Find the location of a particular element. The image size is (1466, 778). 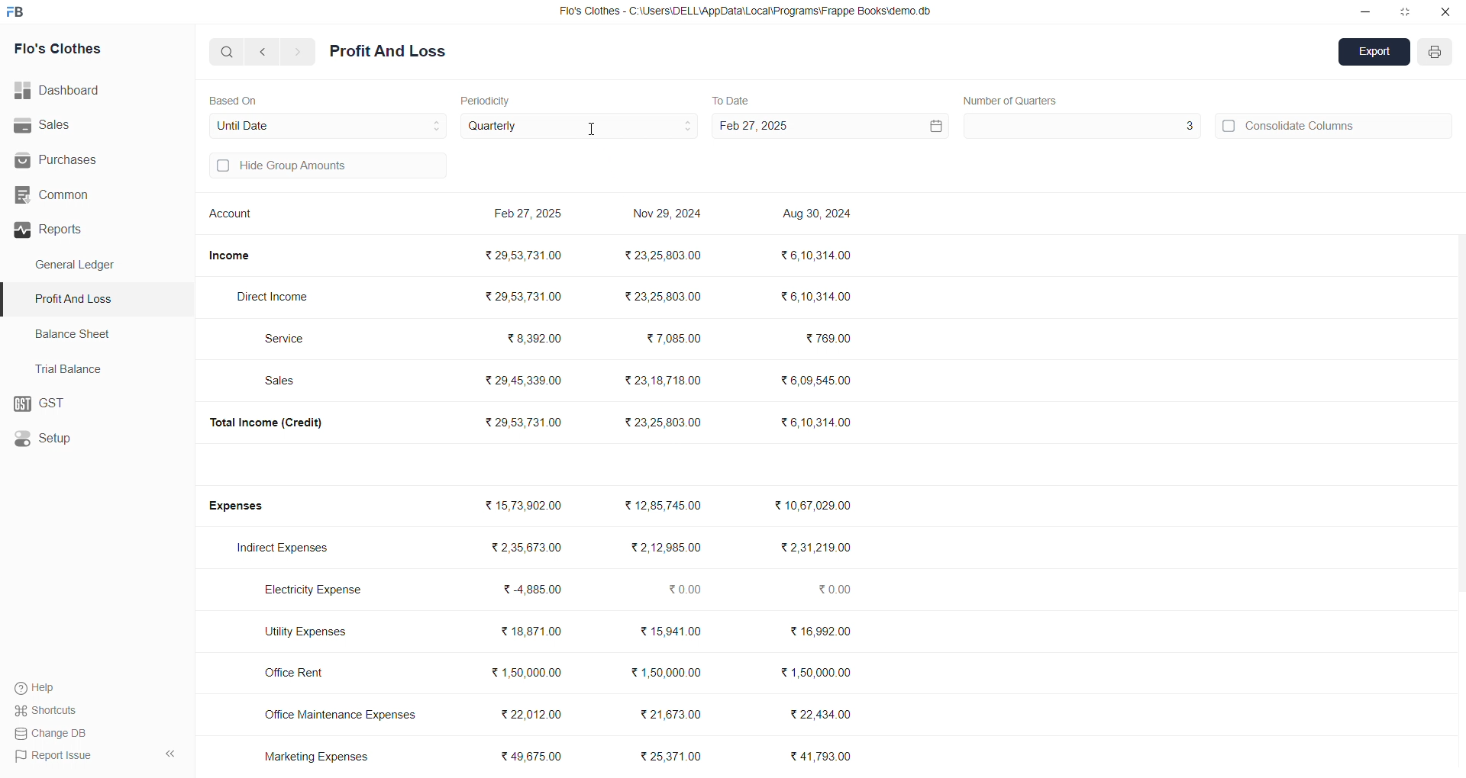

Shortcuts is located at coordinates (50, 709).